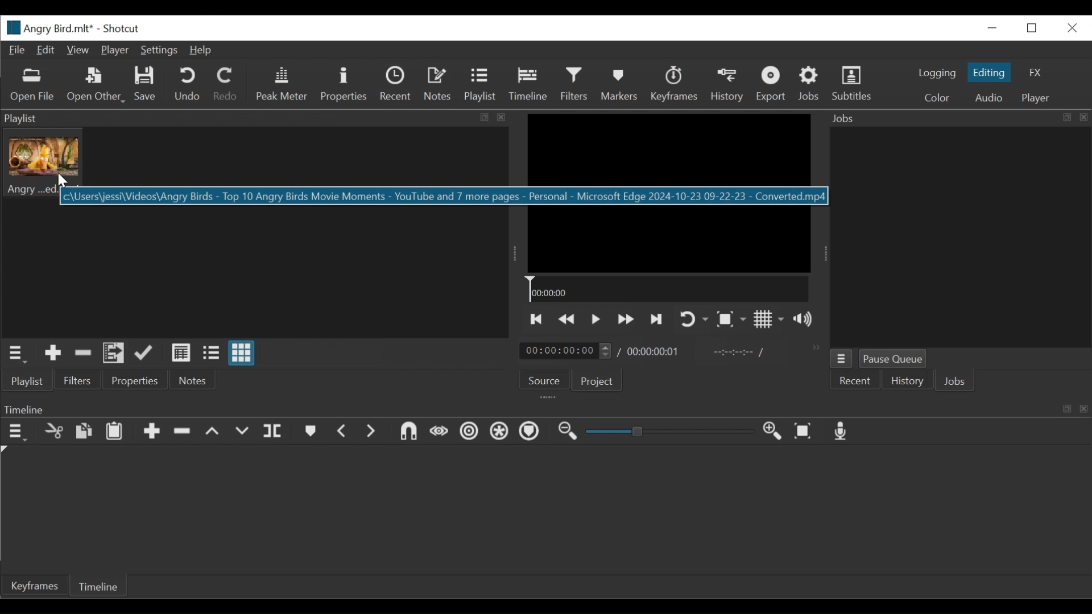 This screenshot has width=1092, height=614. What do you see at coordinates (341, 431) in the screenshot?
I see `previous` at bounding box center [341, 431].